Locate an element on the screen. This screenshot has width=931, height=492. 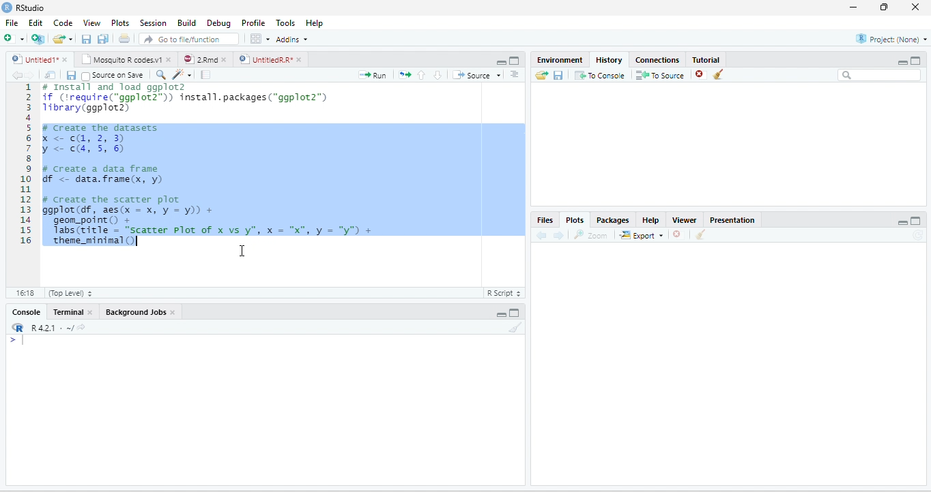
Source is located at coordinates (476, 75).